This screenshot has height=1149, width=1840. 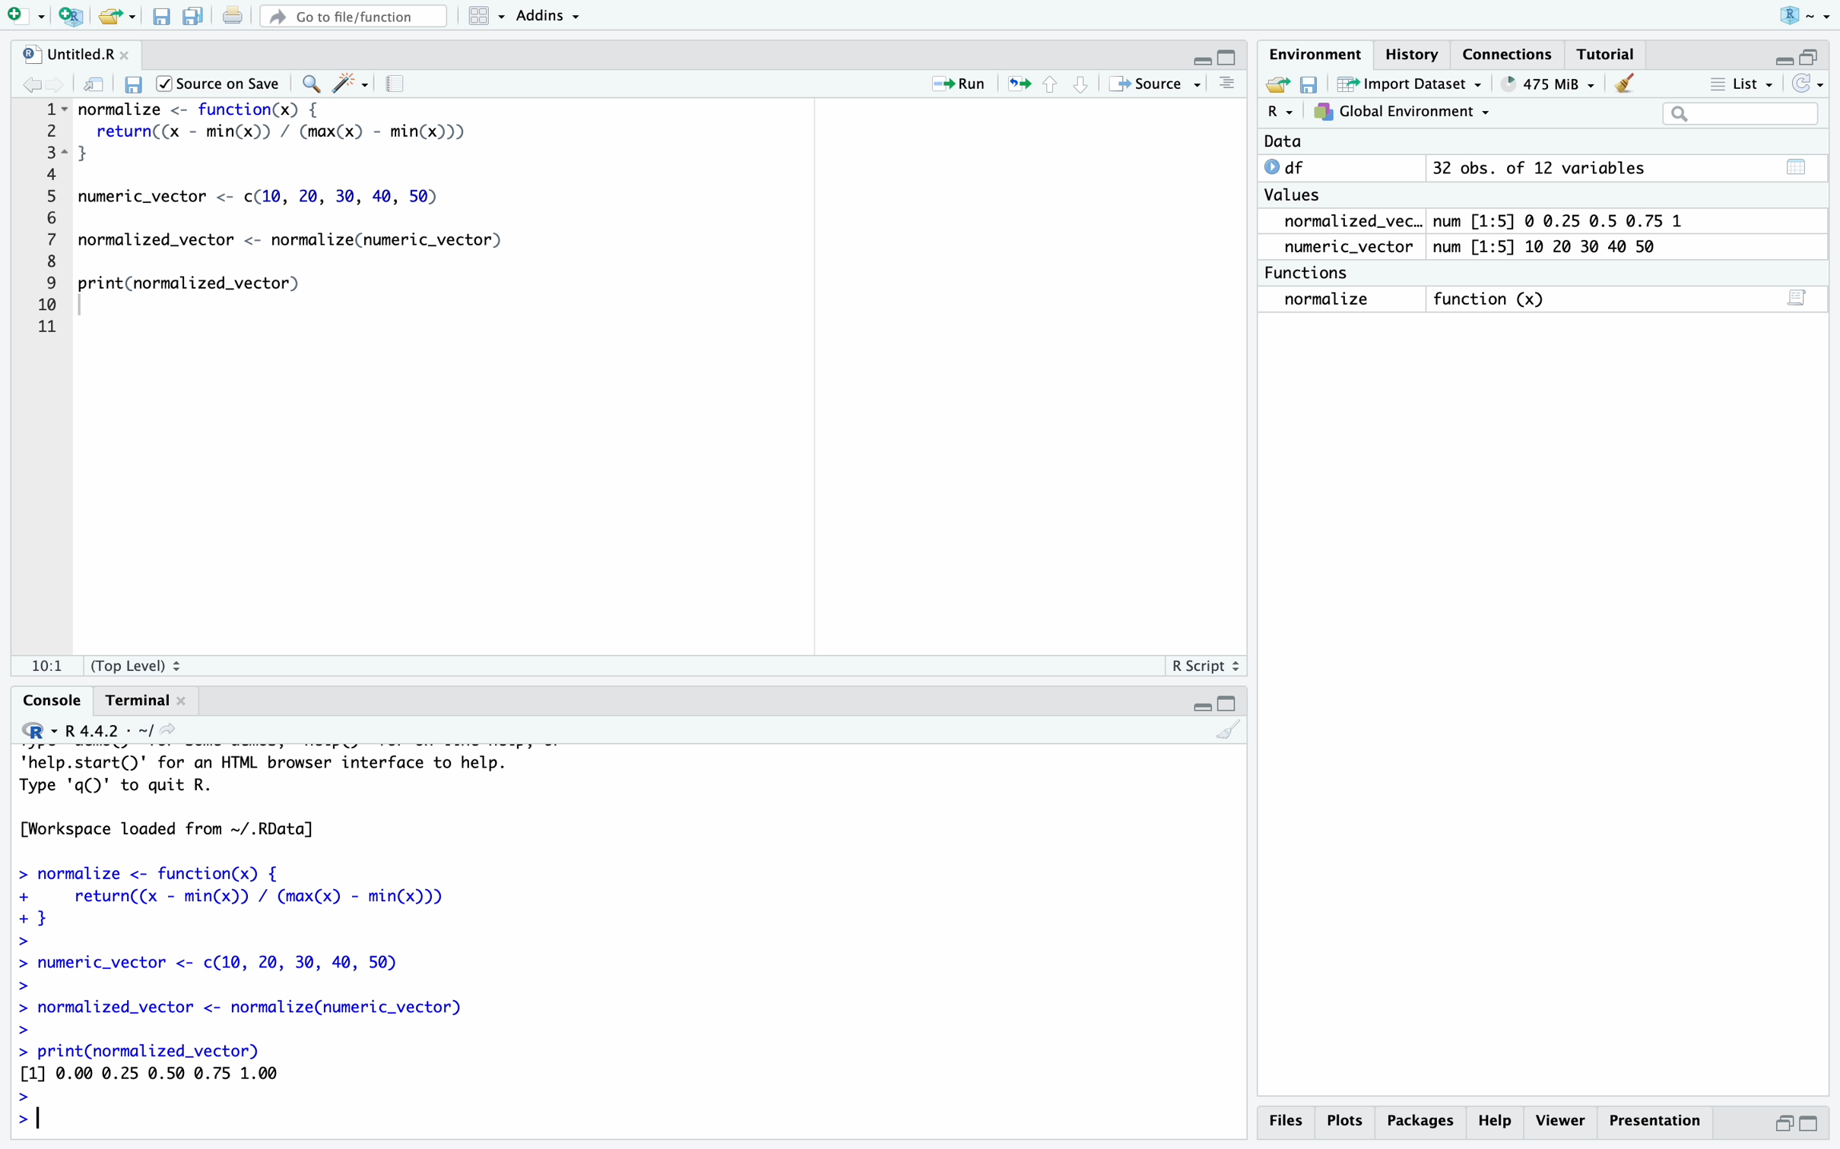 I want to click on 103kib used by R session (Source: Windows System), so click(x=1547, y=85).